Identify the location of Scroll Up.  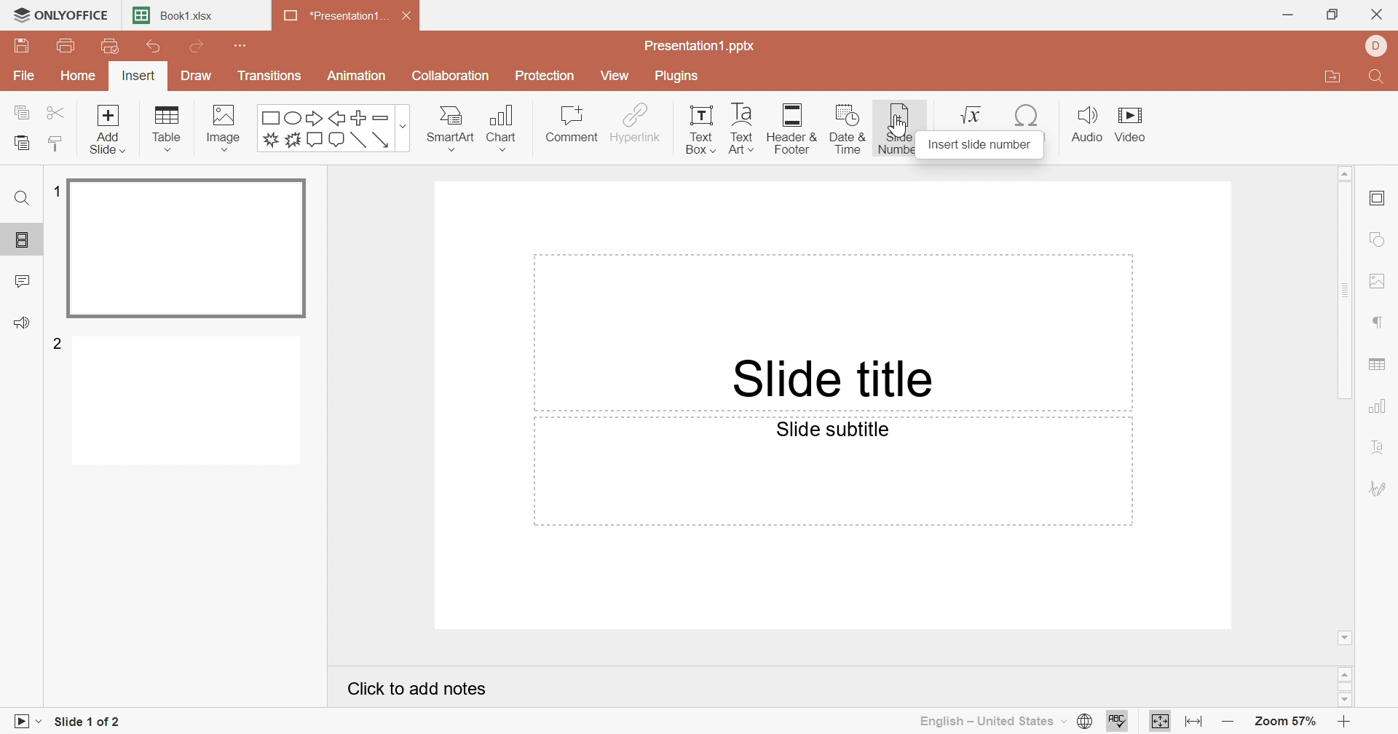
(1344, 171).